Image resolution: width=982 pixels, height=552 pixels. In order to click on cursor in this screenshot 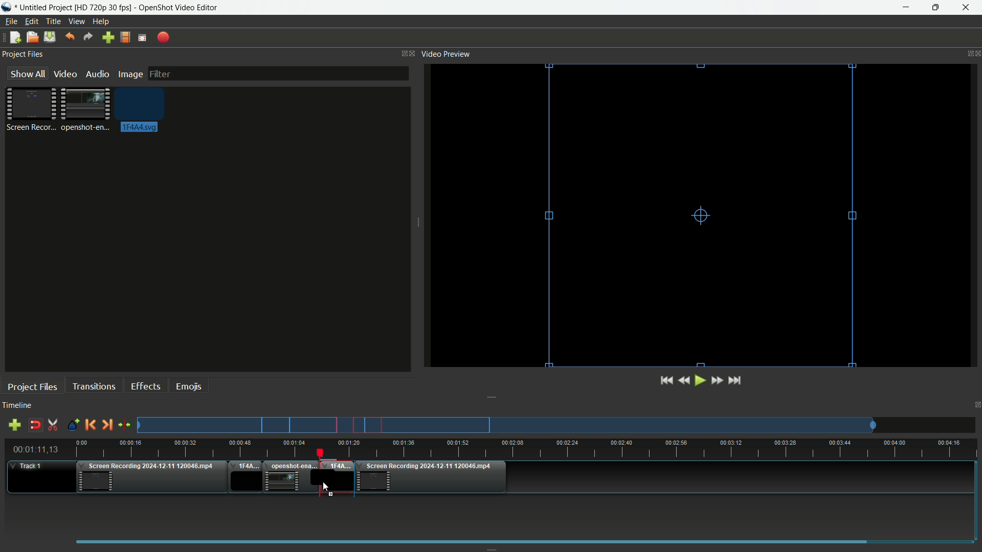, I will do `click(325, 489)`.